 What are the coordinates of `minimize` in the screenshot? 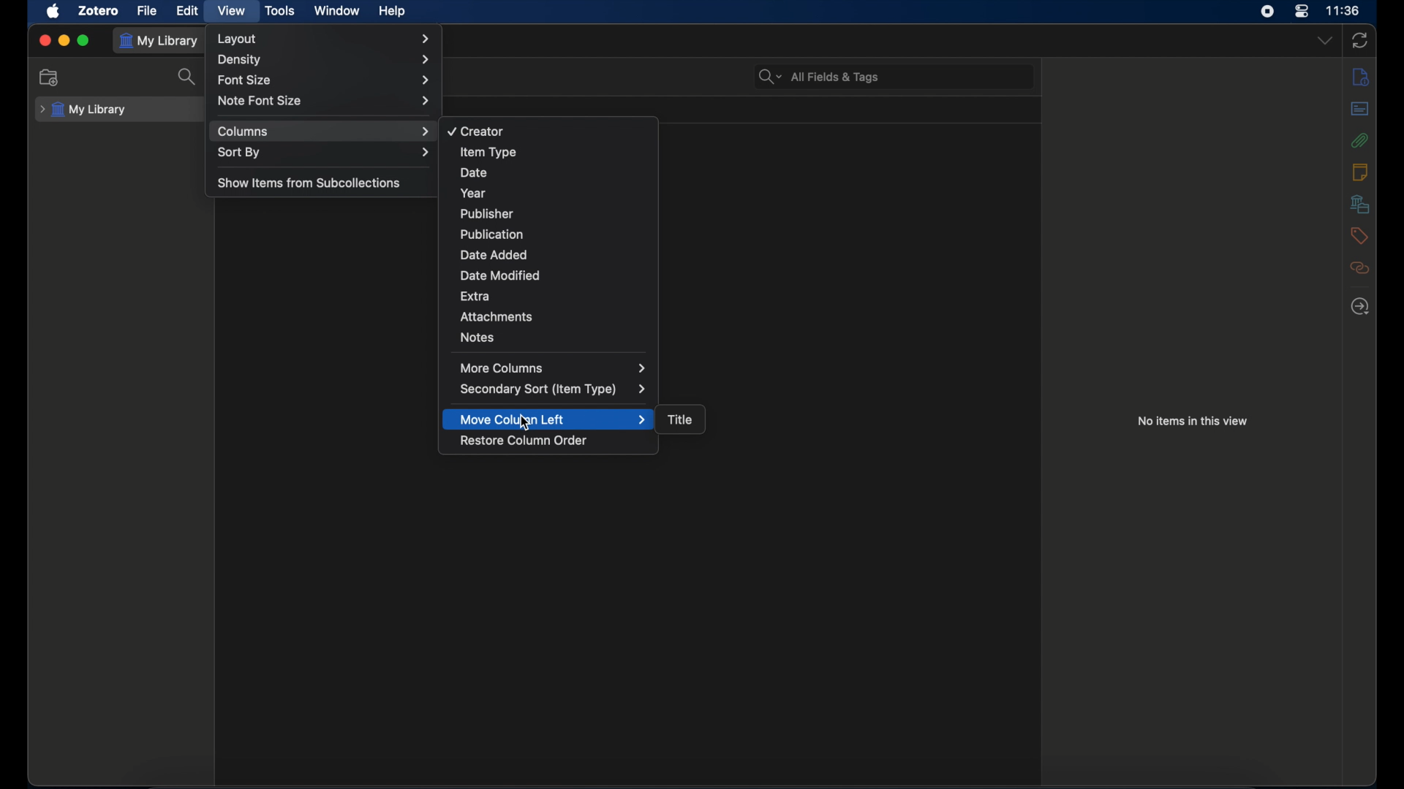 It's located at (64, 40).